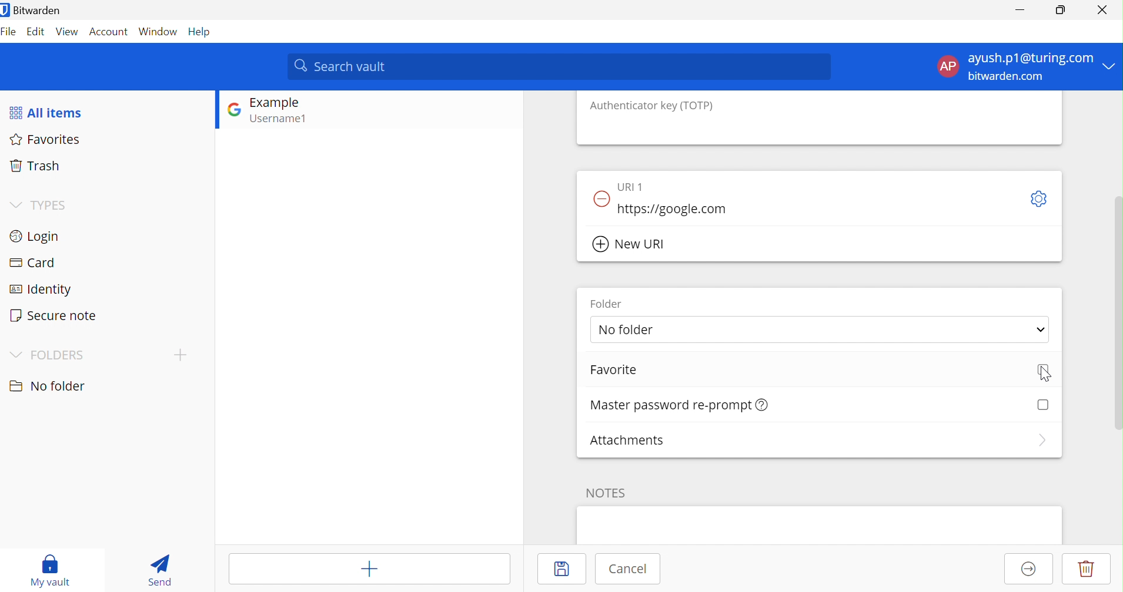  I want to click on ACCOUNT OPTIONS, so click(1017, 67).